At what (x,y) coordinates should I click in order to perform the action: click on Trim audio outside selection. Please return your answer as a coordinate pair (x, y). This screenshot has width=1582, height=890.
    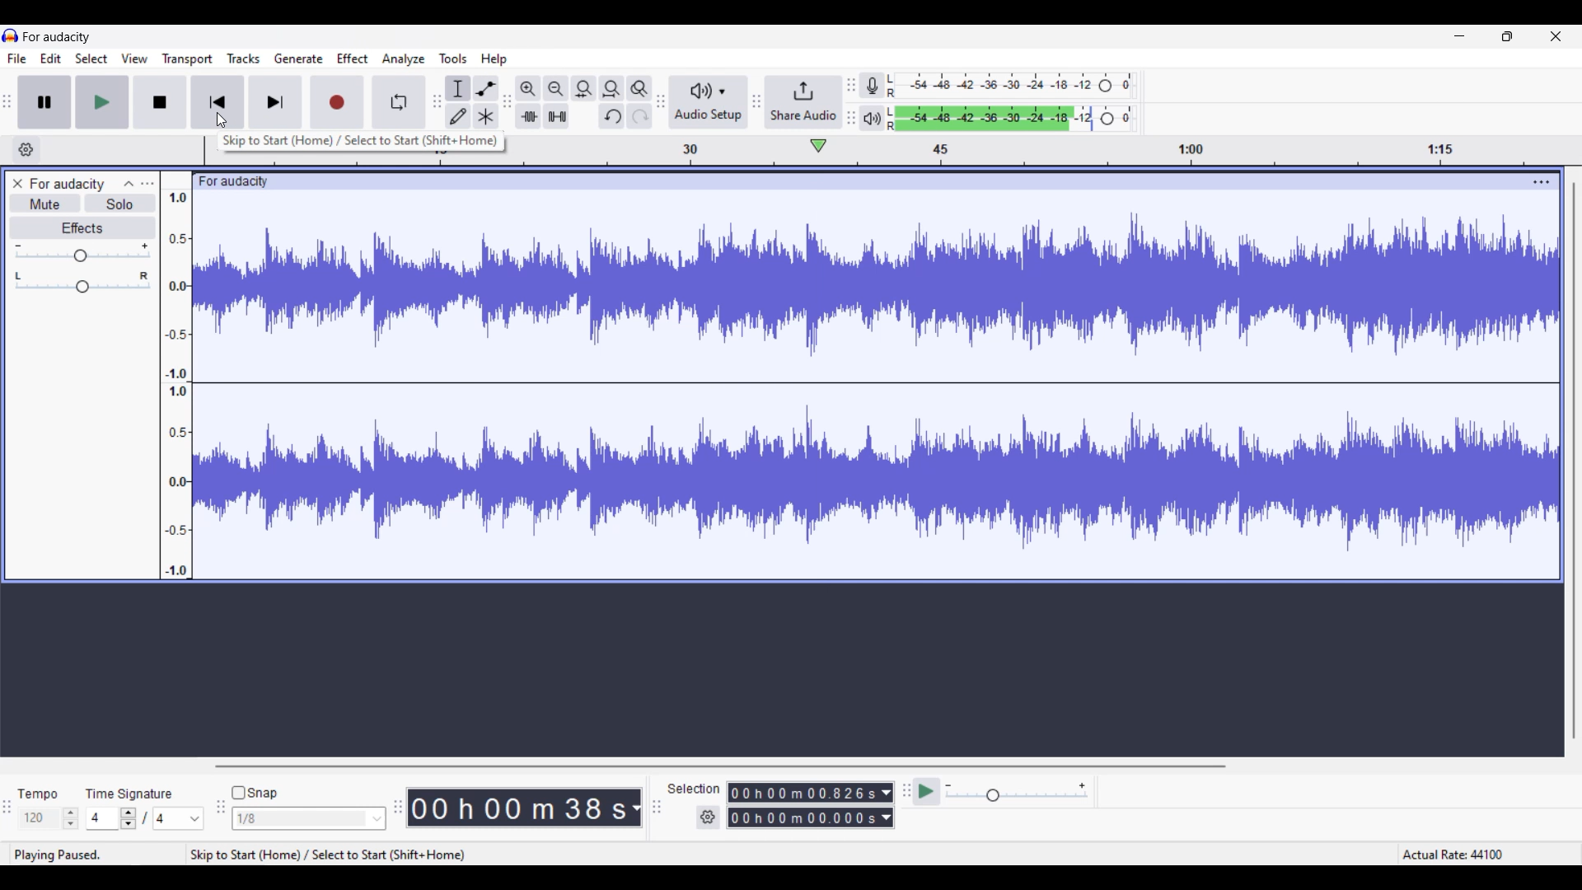
    Looking at the image, I should click on (528, 116).